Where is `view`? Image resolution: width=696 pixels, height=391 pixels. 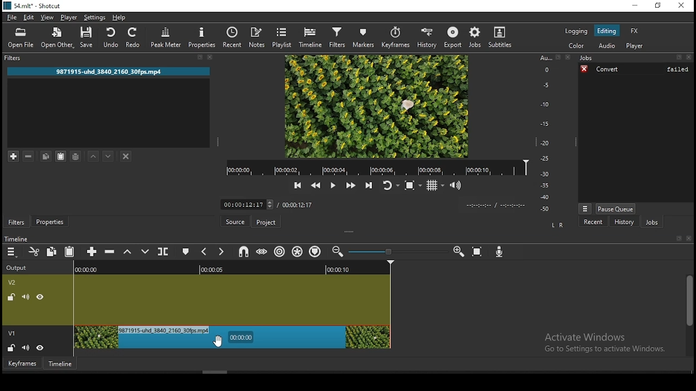 view is located at coordinates (47, 18).